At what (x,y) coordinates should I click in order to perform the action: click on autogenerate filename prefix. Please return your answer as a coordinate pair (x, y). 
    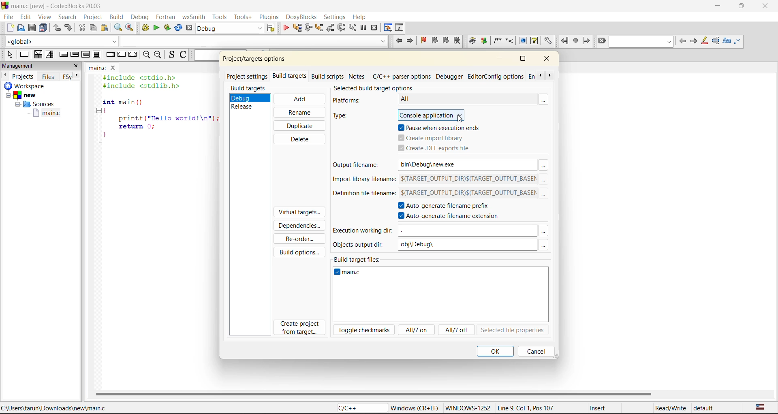
    Looking at the image, I should click on (445, 205).